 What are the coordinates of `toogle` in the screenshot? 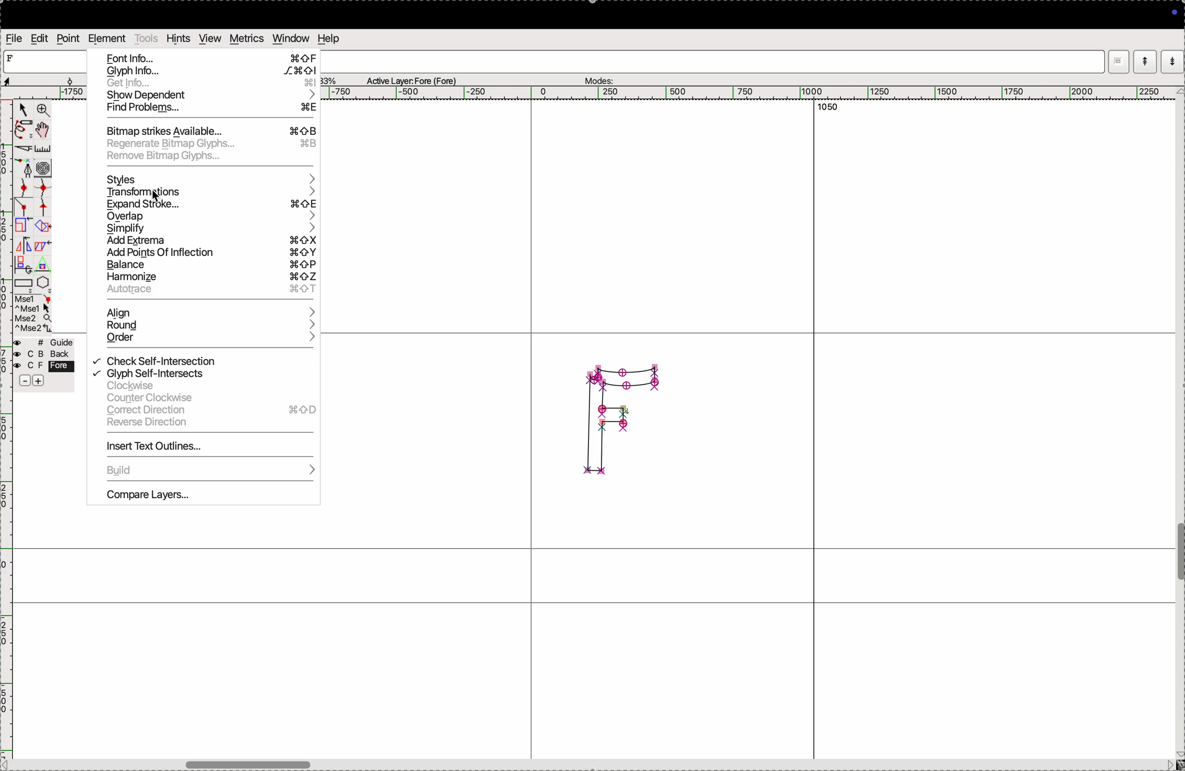 It's located at (269, 763).